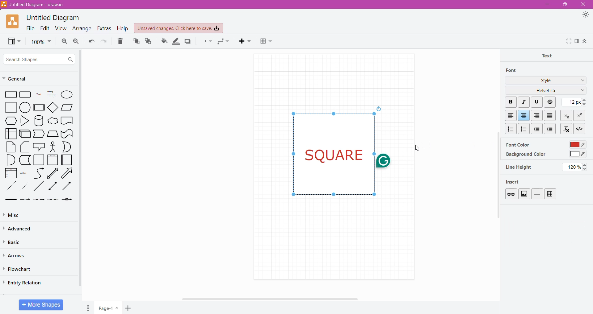 This screenshot has height=314, width=593. Describe the element at coordinates (39, 186) in the screenshot. I see `diagonal line` at that location.